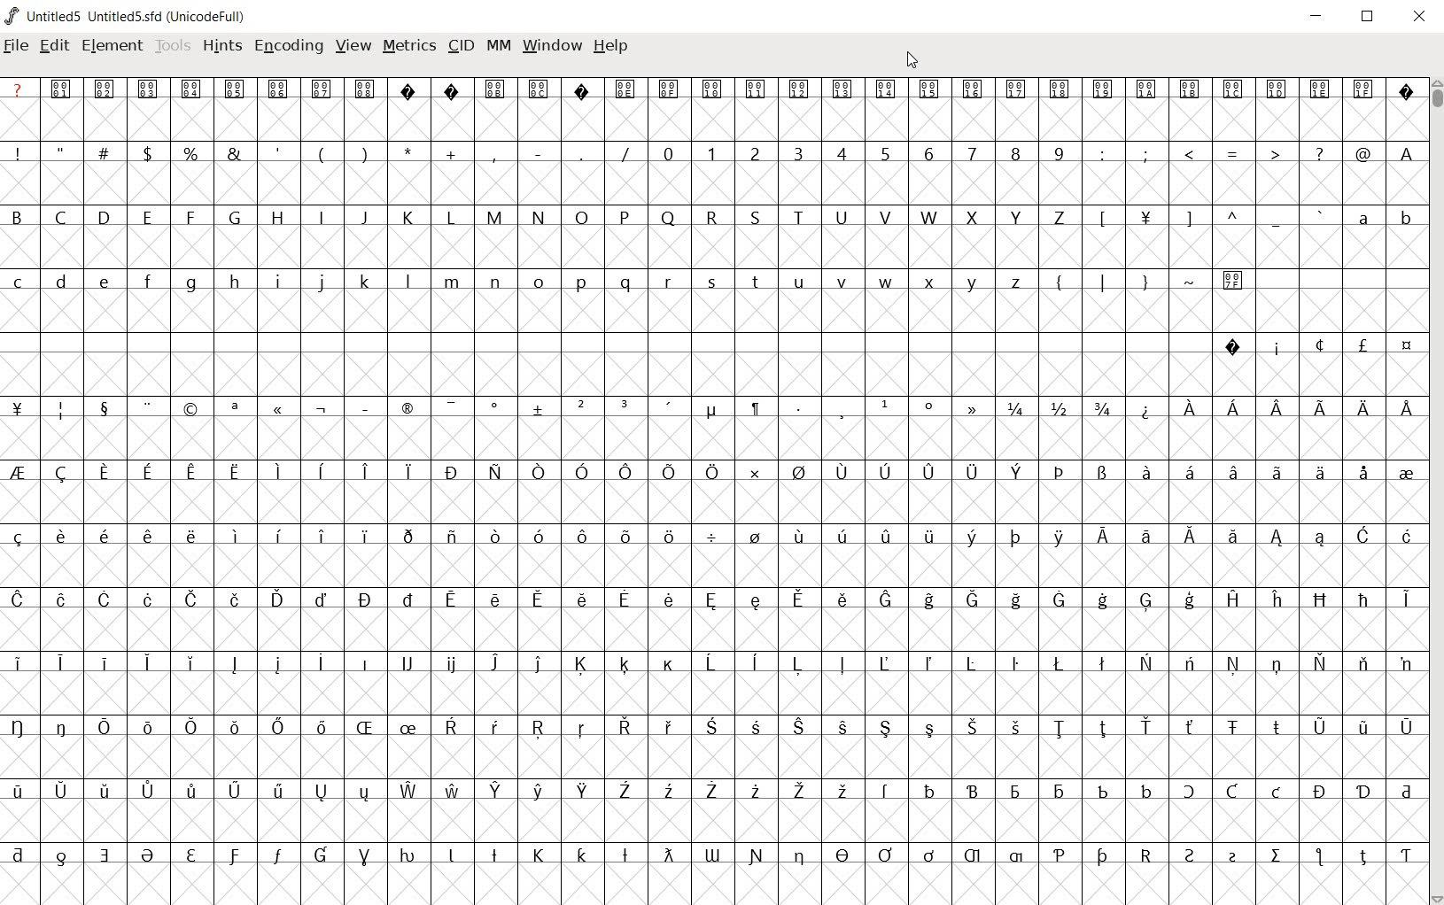 The image size is (1444, 905). What do you see at coordinates (58, 538) in the screenshot?
I see `Symbol` at bounding box center [58, 538].